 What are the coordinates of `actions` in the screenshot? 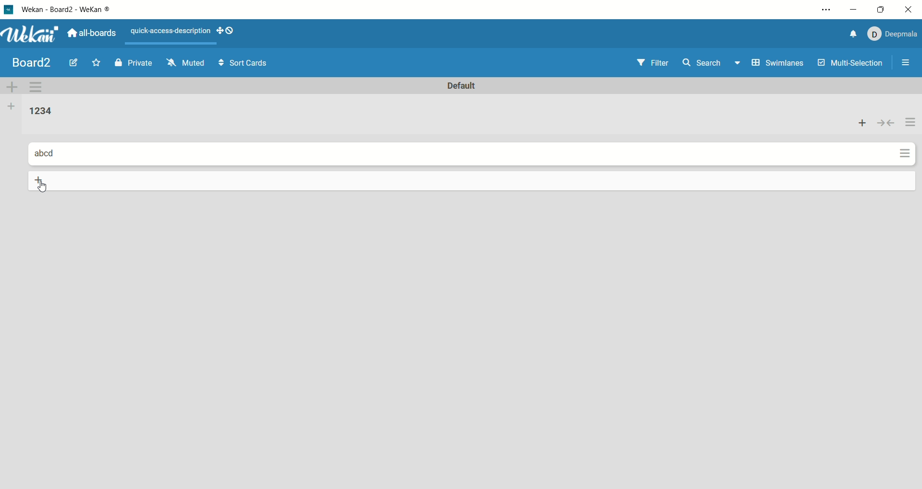 It's located at (909, 137).